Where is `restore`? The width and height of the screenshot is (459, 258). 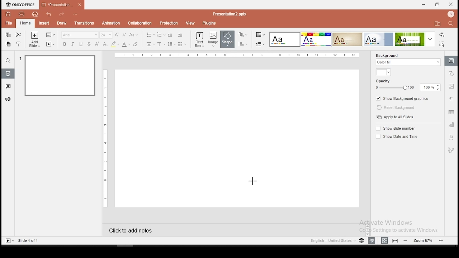 restore is located at coordinates (437, 5).